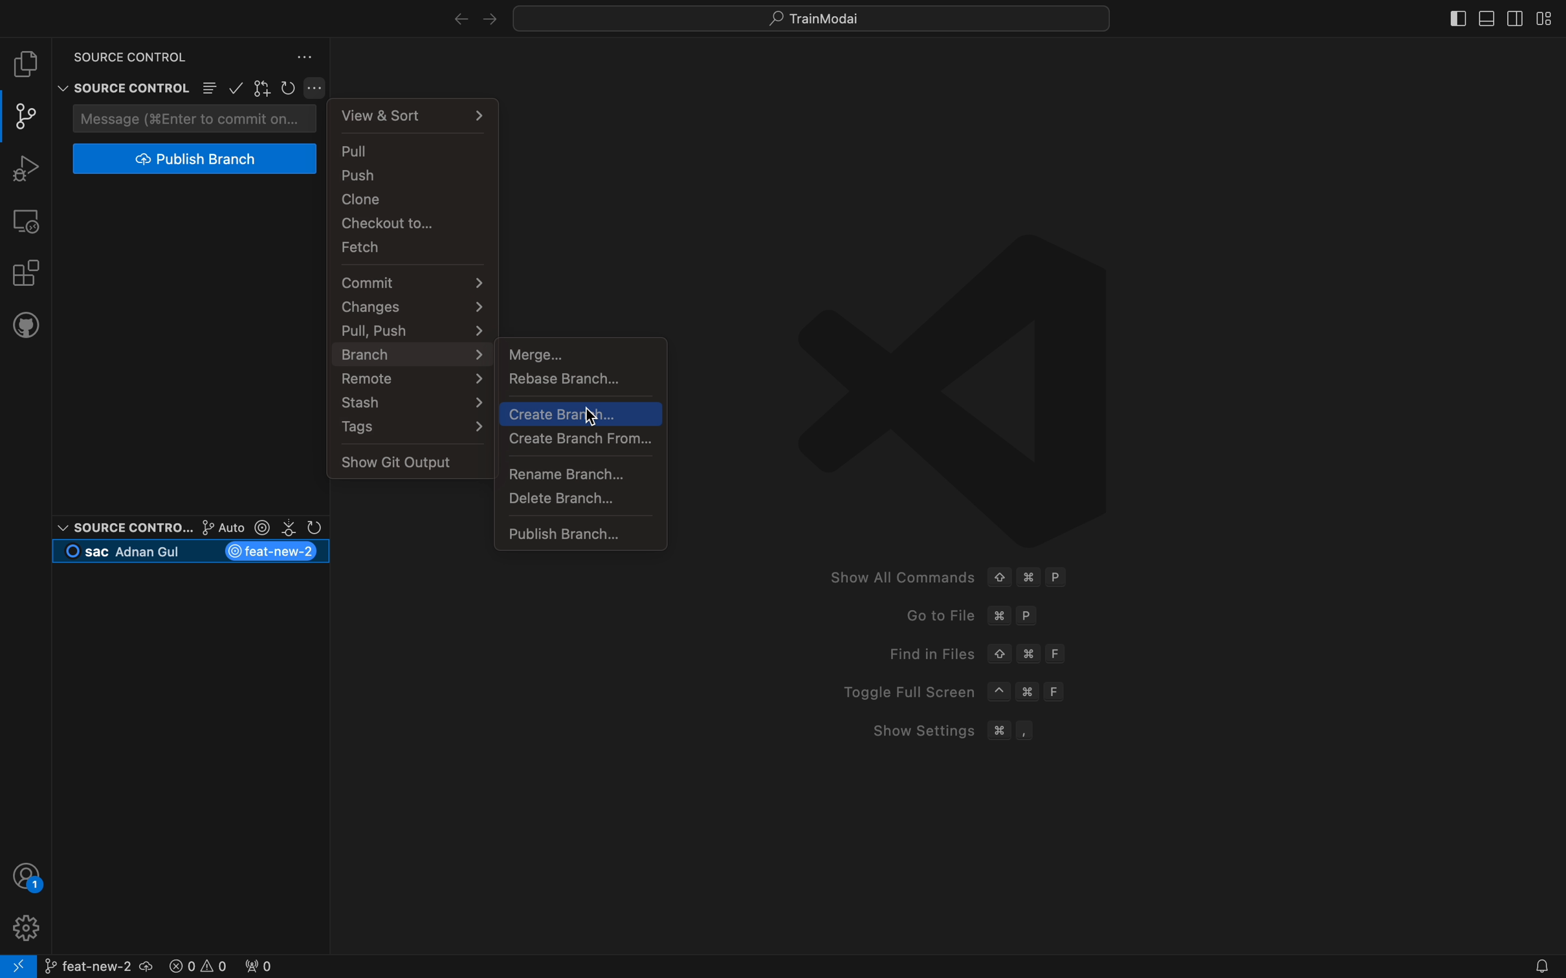  What do you see at coordinates (27, 220) in the screenshot?
I see `remote` at bounding box center [27, 220].